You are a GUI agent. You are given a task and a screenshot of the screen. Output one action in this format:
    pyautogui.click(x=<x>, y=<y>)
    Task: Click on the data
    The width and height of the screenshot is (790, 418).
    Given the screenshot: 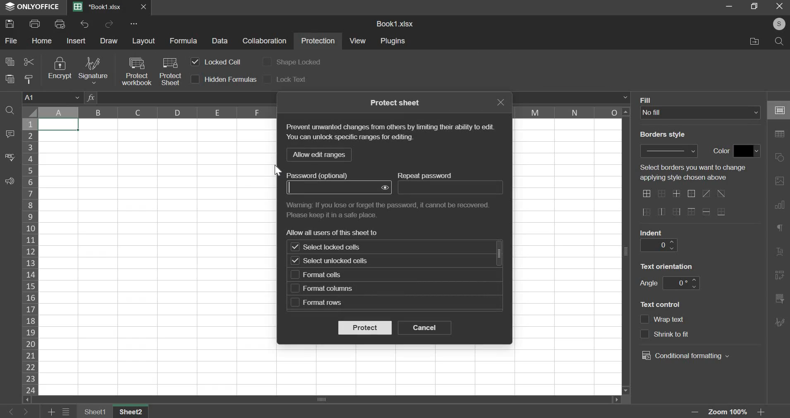 What is the action you would take?
    pyautogui.click(x=221, y=41)
    